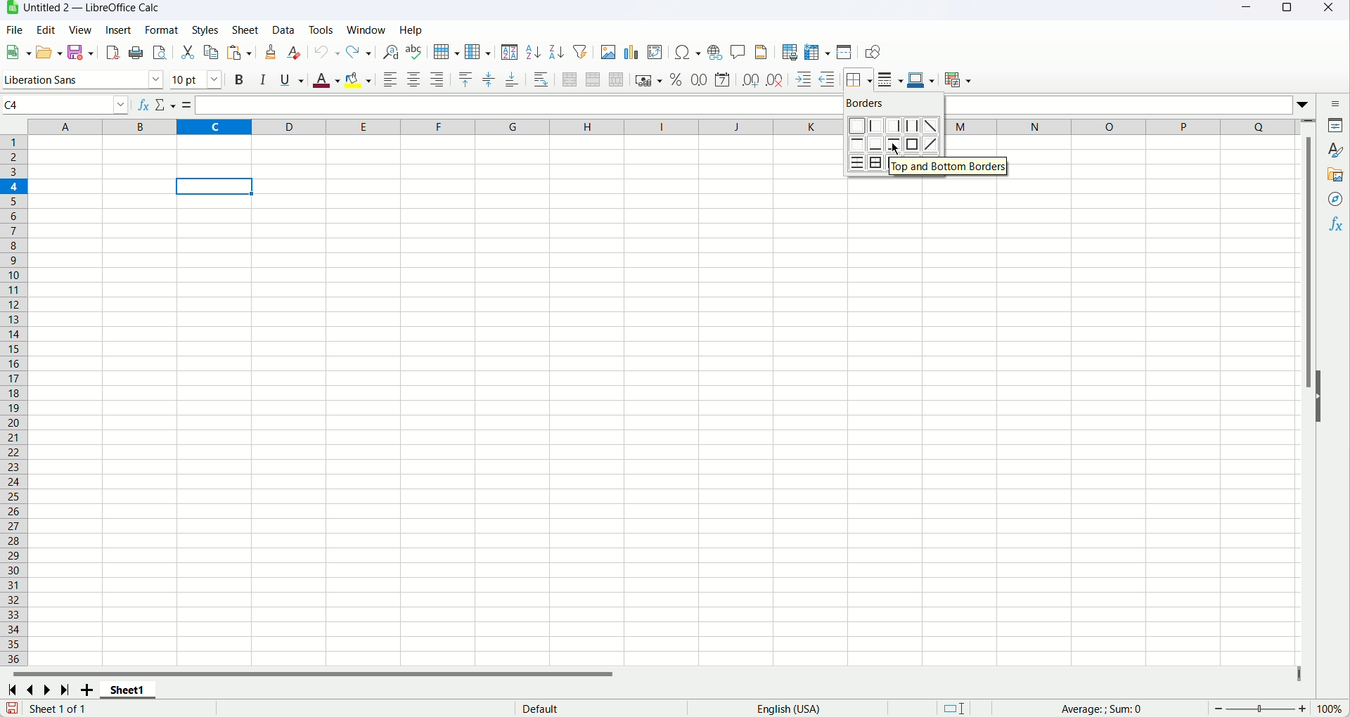 The width and height of the screenshot is (1350, 717). I want to click on Formula, so click(1126, 709).